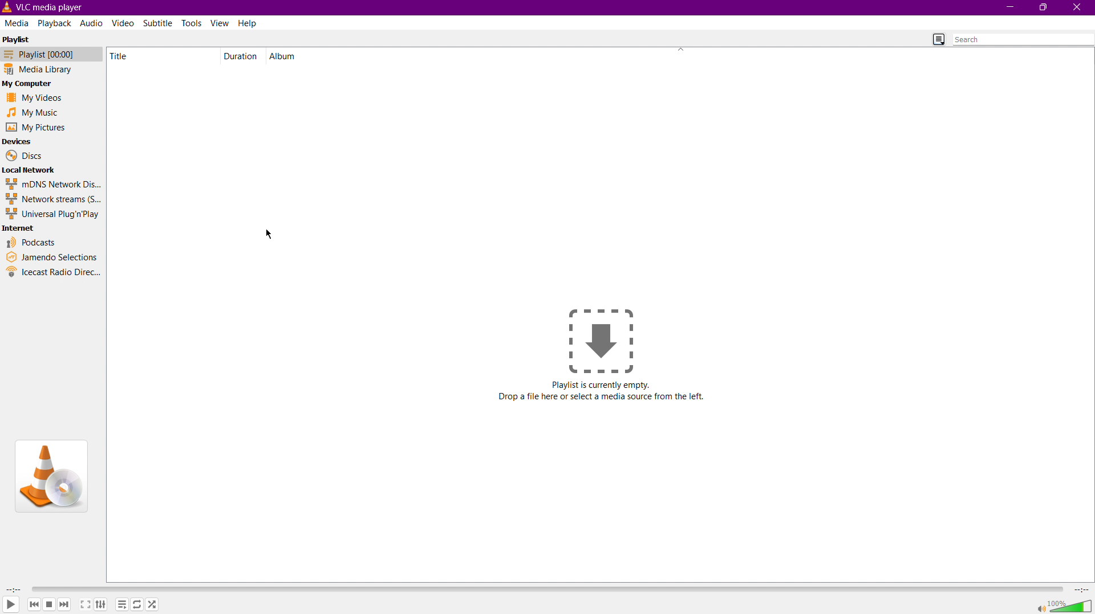 The height and width of the screenshot is (614, 1095). I want to click on Tools, so click(193, 23).